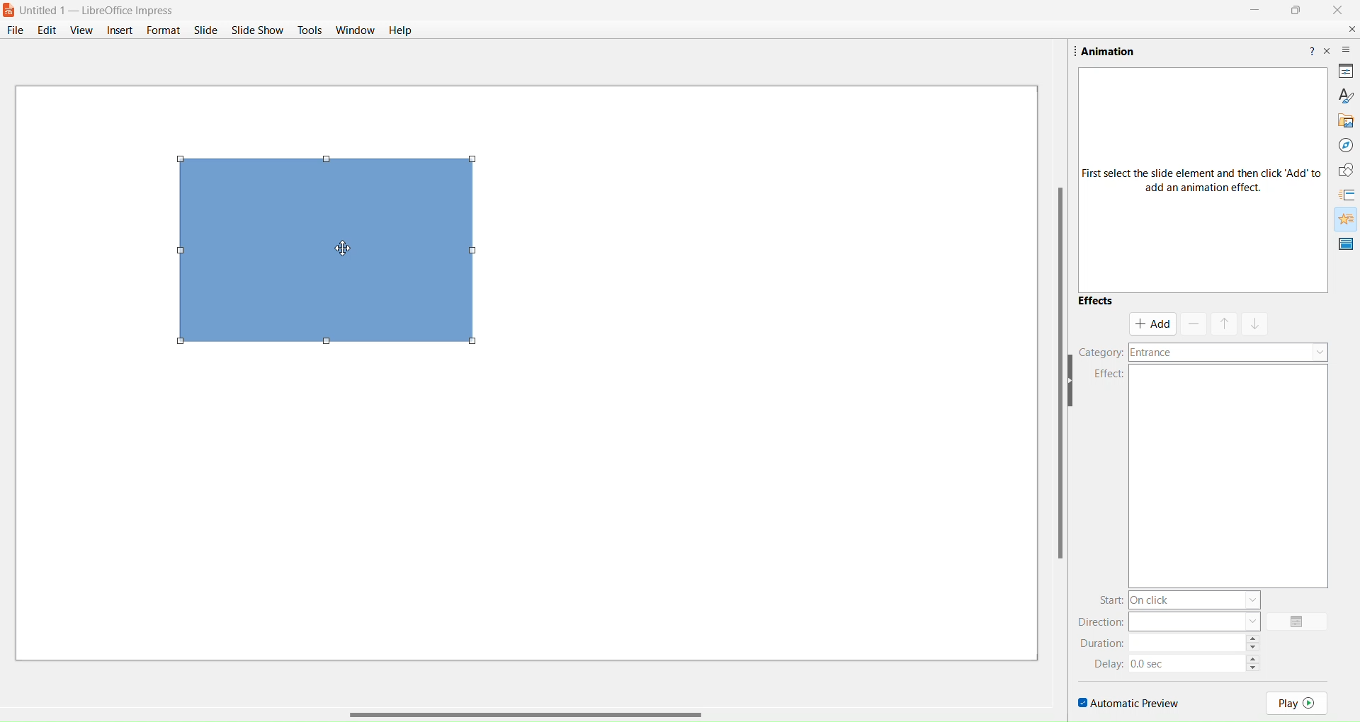 The width and height of the screenshot is (1360, 722). Describe the element at coordinates (1342, 168) in the screenshot. I see `shapes` at that location.